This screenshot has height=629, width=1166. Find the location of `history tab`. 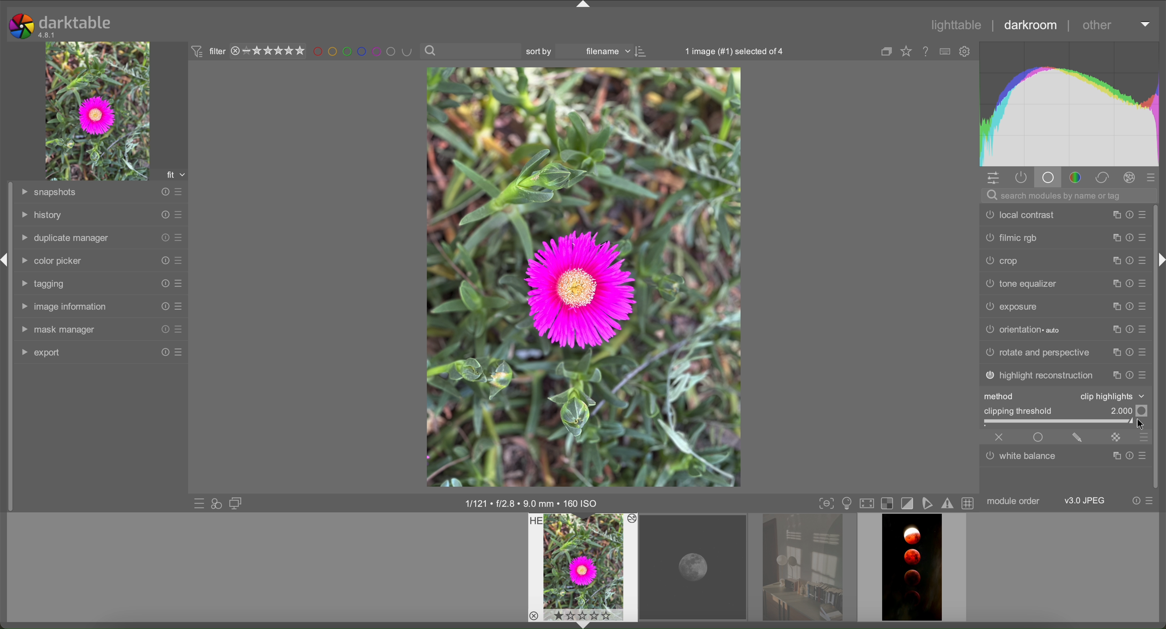

history tab is located at coordinates (42, 215).